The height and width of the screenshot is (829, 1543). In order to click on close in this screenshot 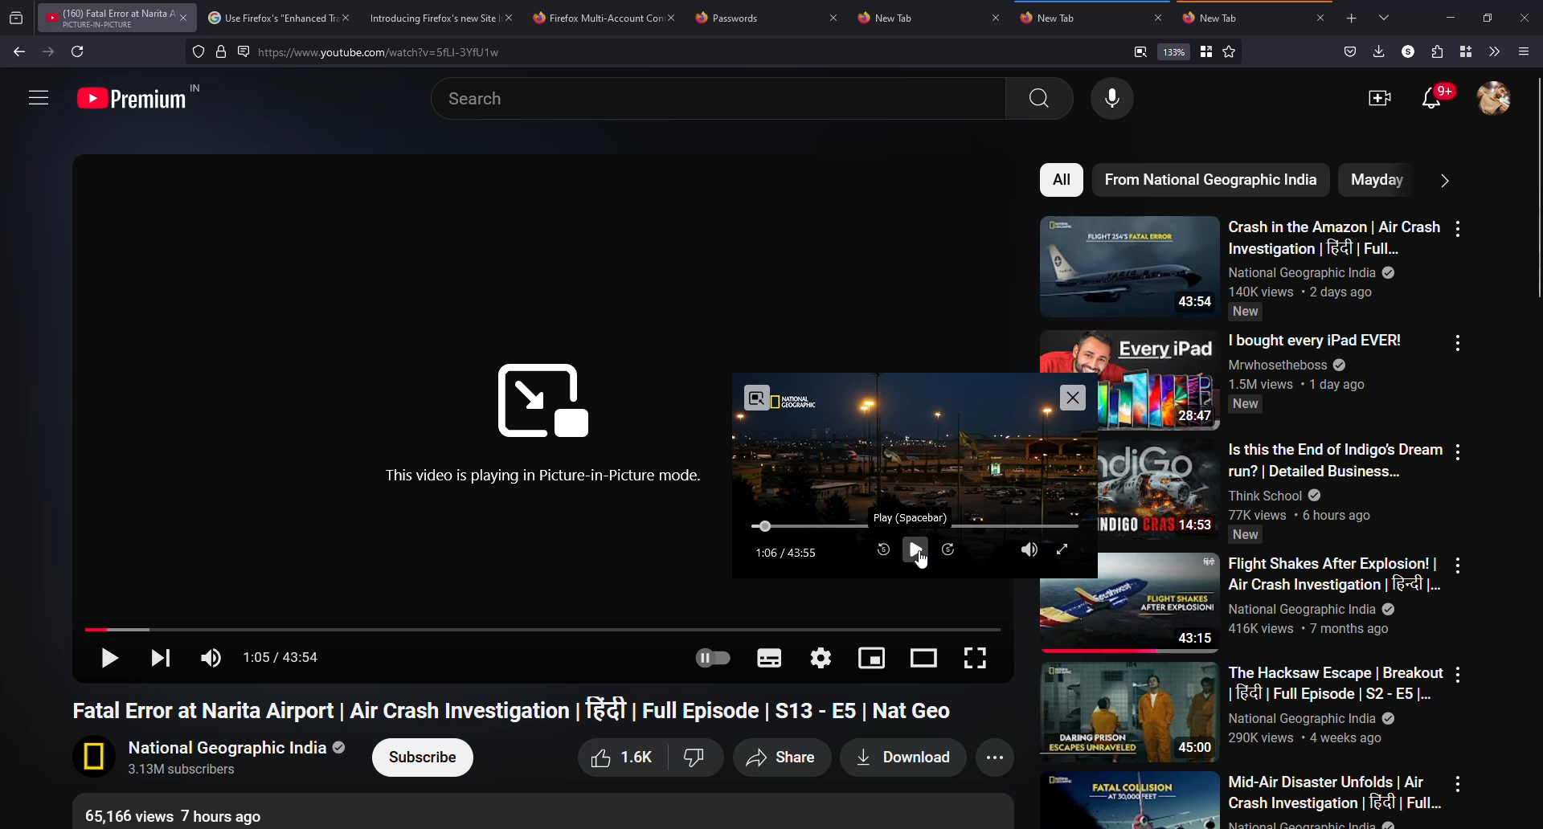, I will do `click(1323, 18)`.